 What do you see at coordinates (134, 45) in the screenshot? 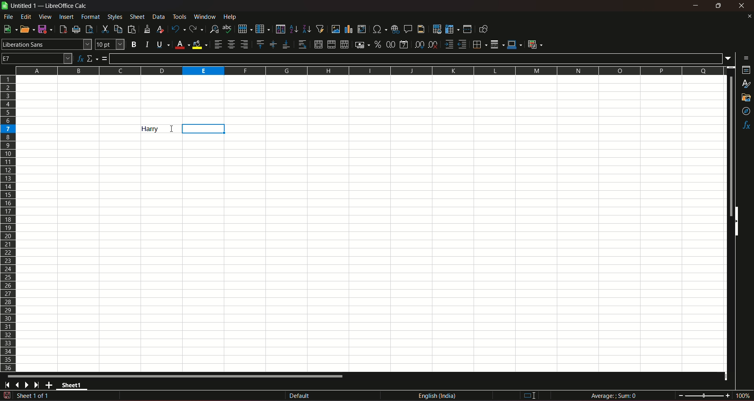
I see `bold` at bounding box center [134, 45].